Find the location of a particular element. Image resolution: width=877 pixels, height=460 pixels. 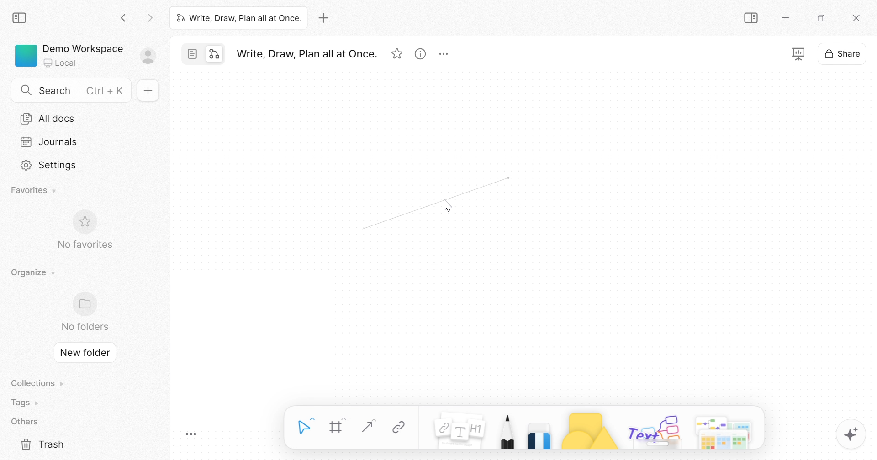

Select is located at coordinates (306, 426).